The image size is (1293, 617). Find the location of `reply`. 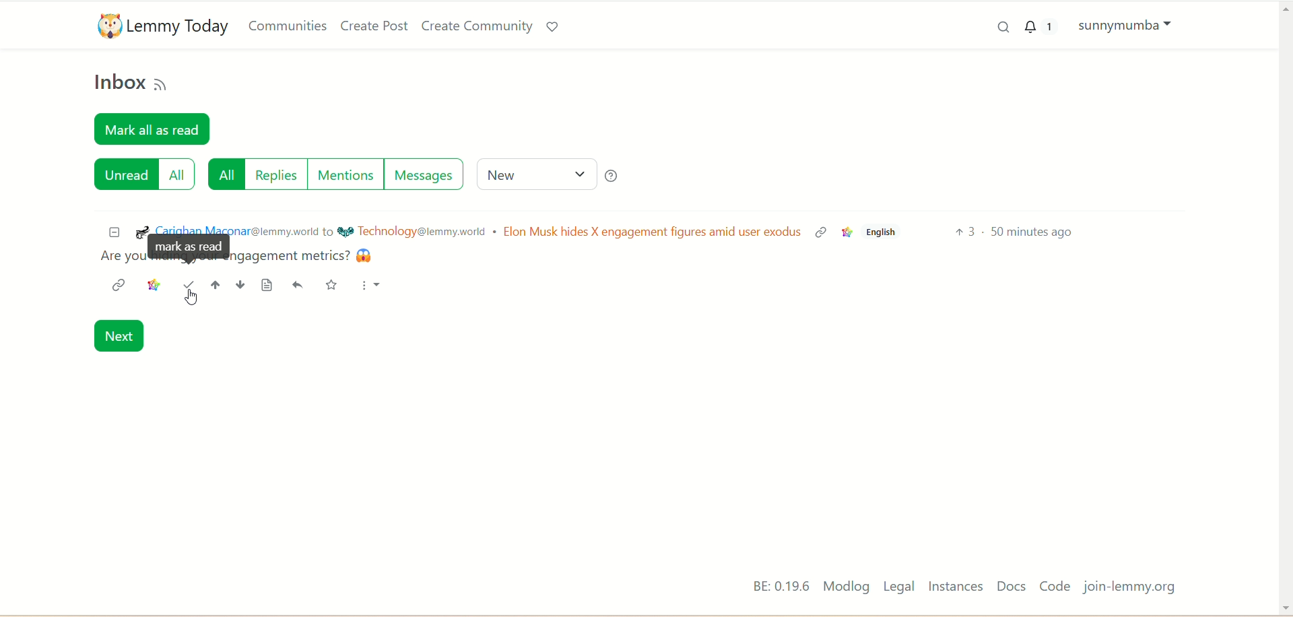

reply is located at coordinates (294, 286).